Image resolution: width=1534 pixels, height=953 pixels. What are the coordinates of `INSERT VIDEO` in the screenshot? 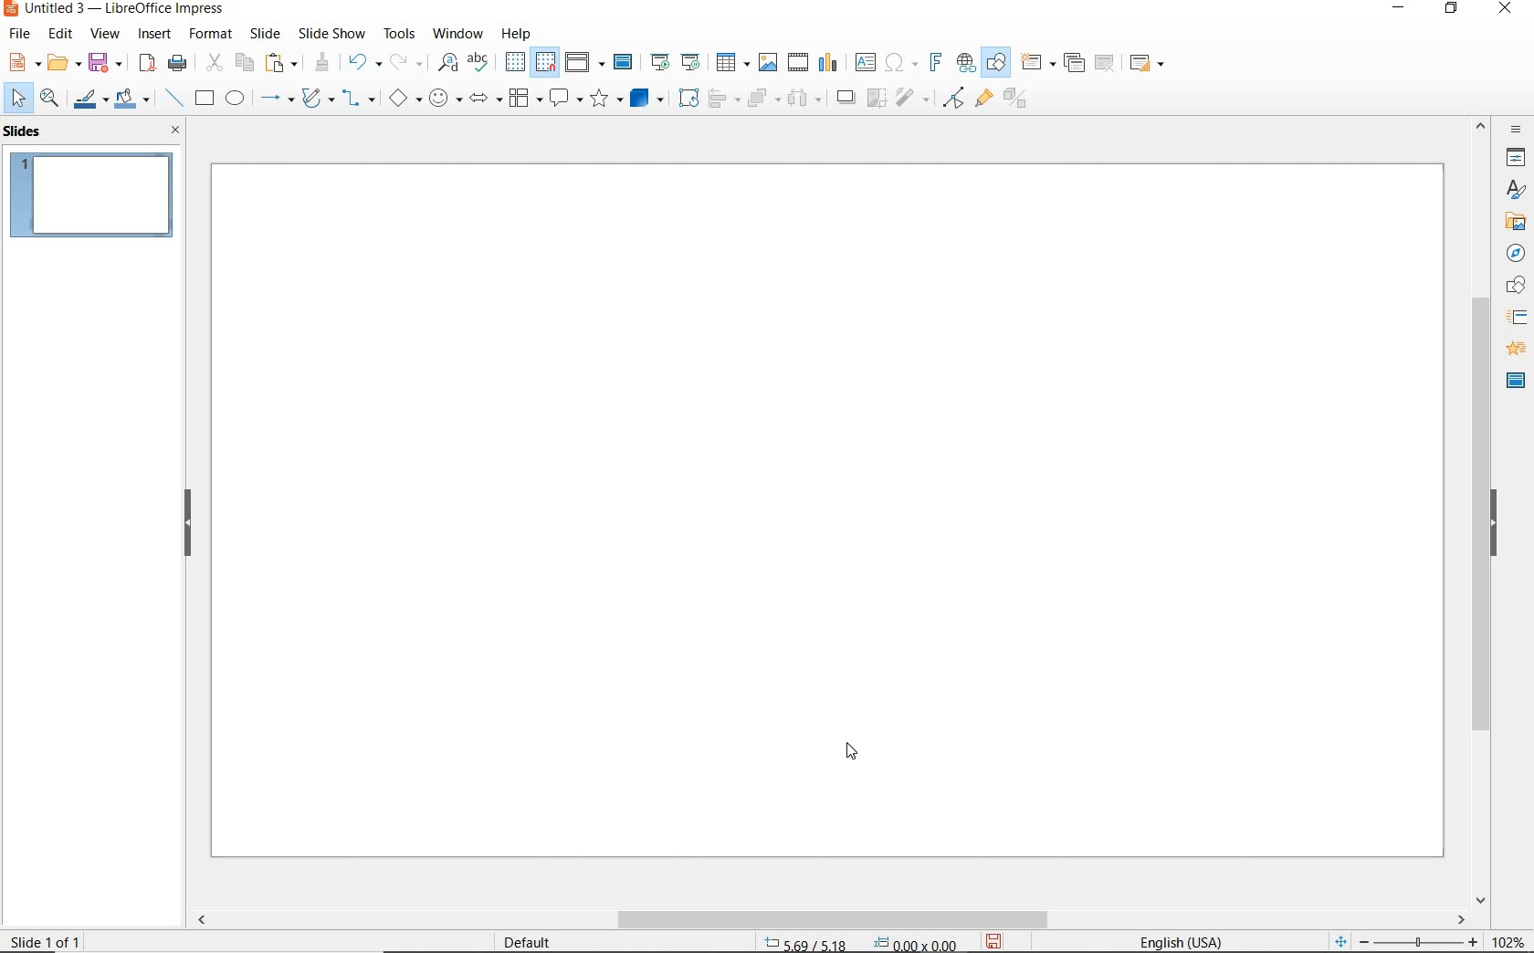 It's located at (798, 63).